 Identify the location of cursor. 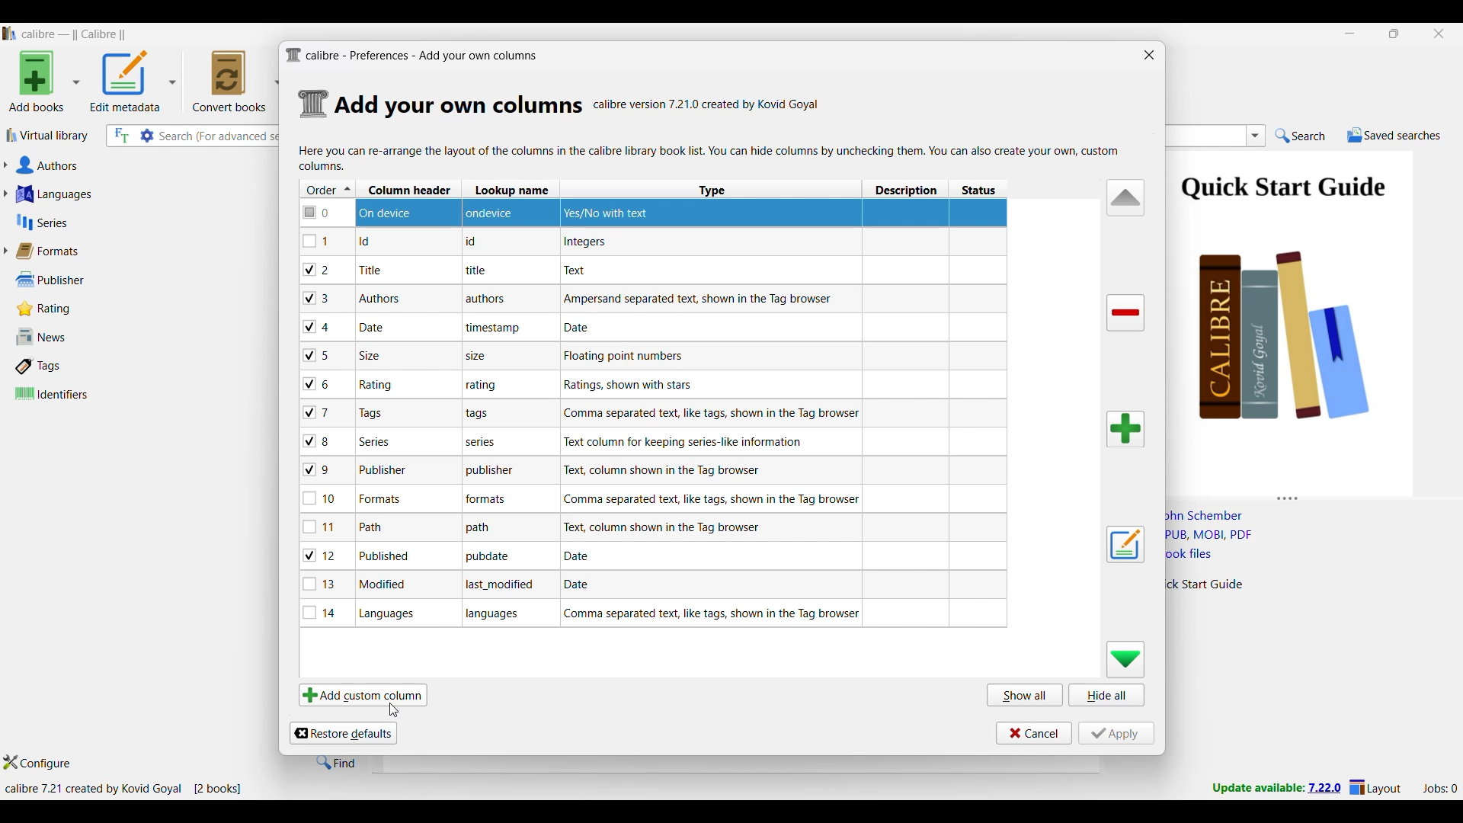
(396, 709).